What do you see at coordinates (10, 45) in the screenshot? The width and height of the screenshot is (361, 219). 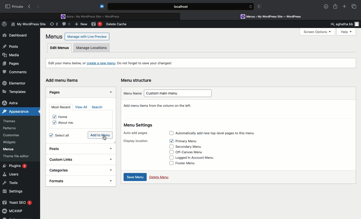 I see `Posts` at bounding box center [10, 45].